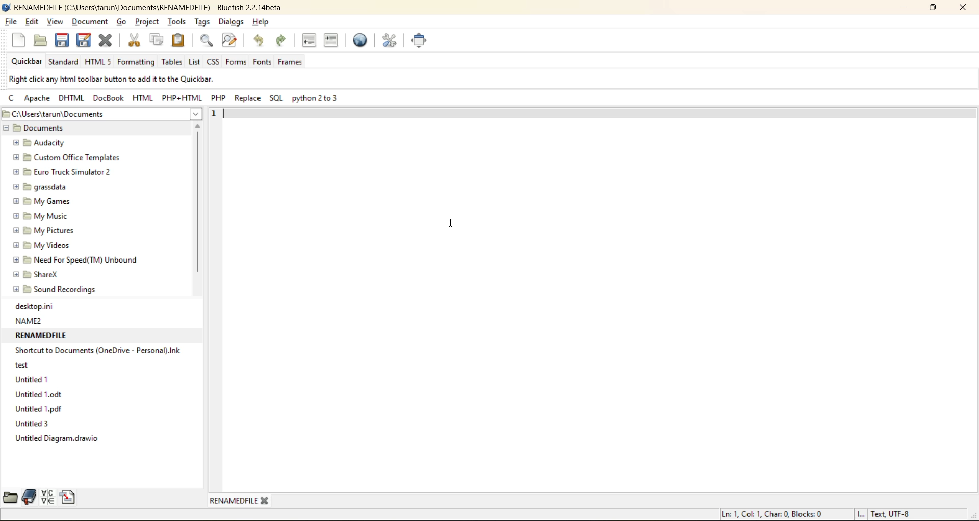 The width and height of the screenshot is (979, 521). Describe the element at coordinates (34, 22) in the screenshot. I see `edit` at that location.